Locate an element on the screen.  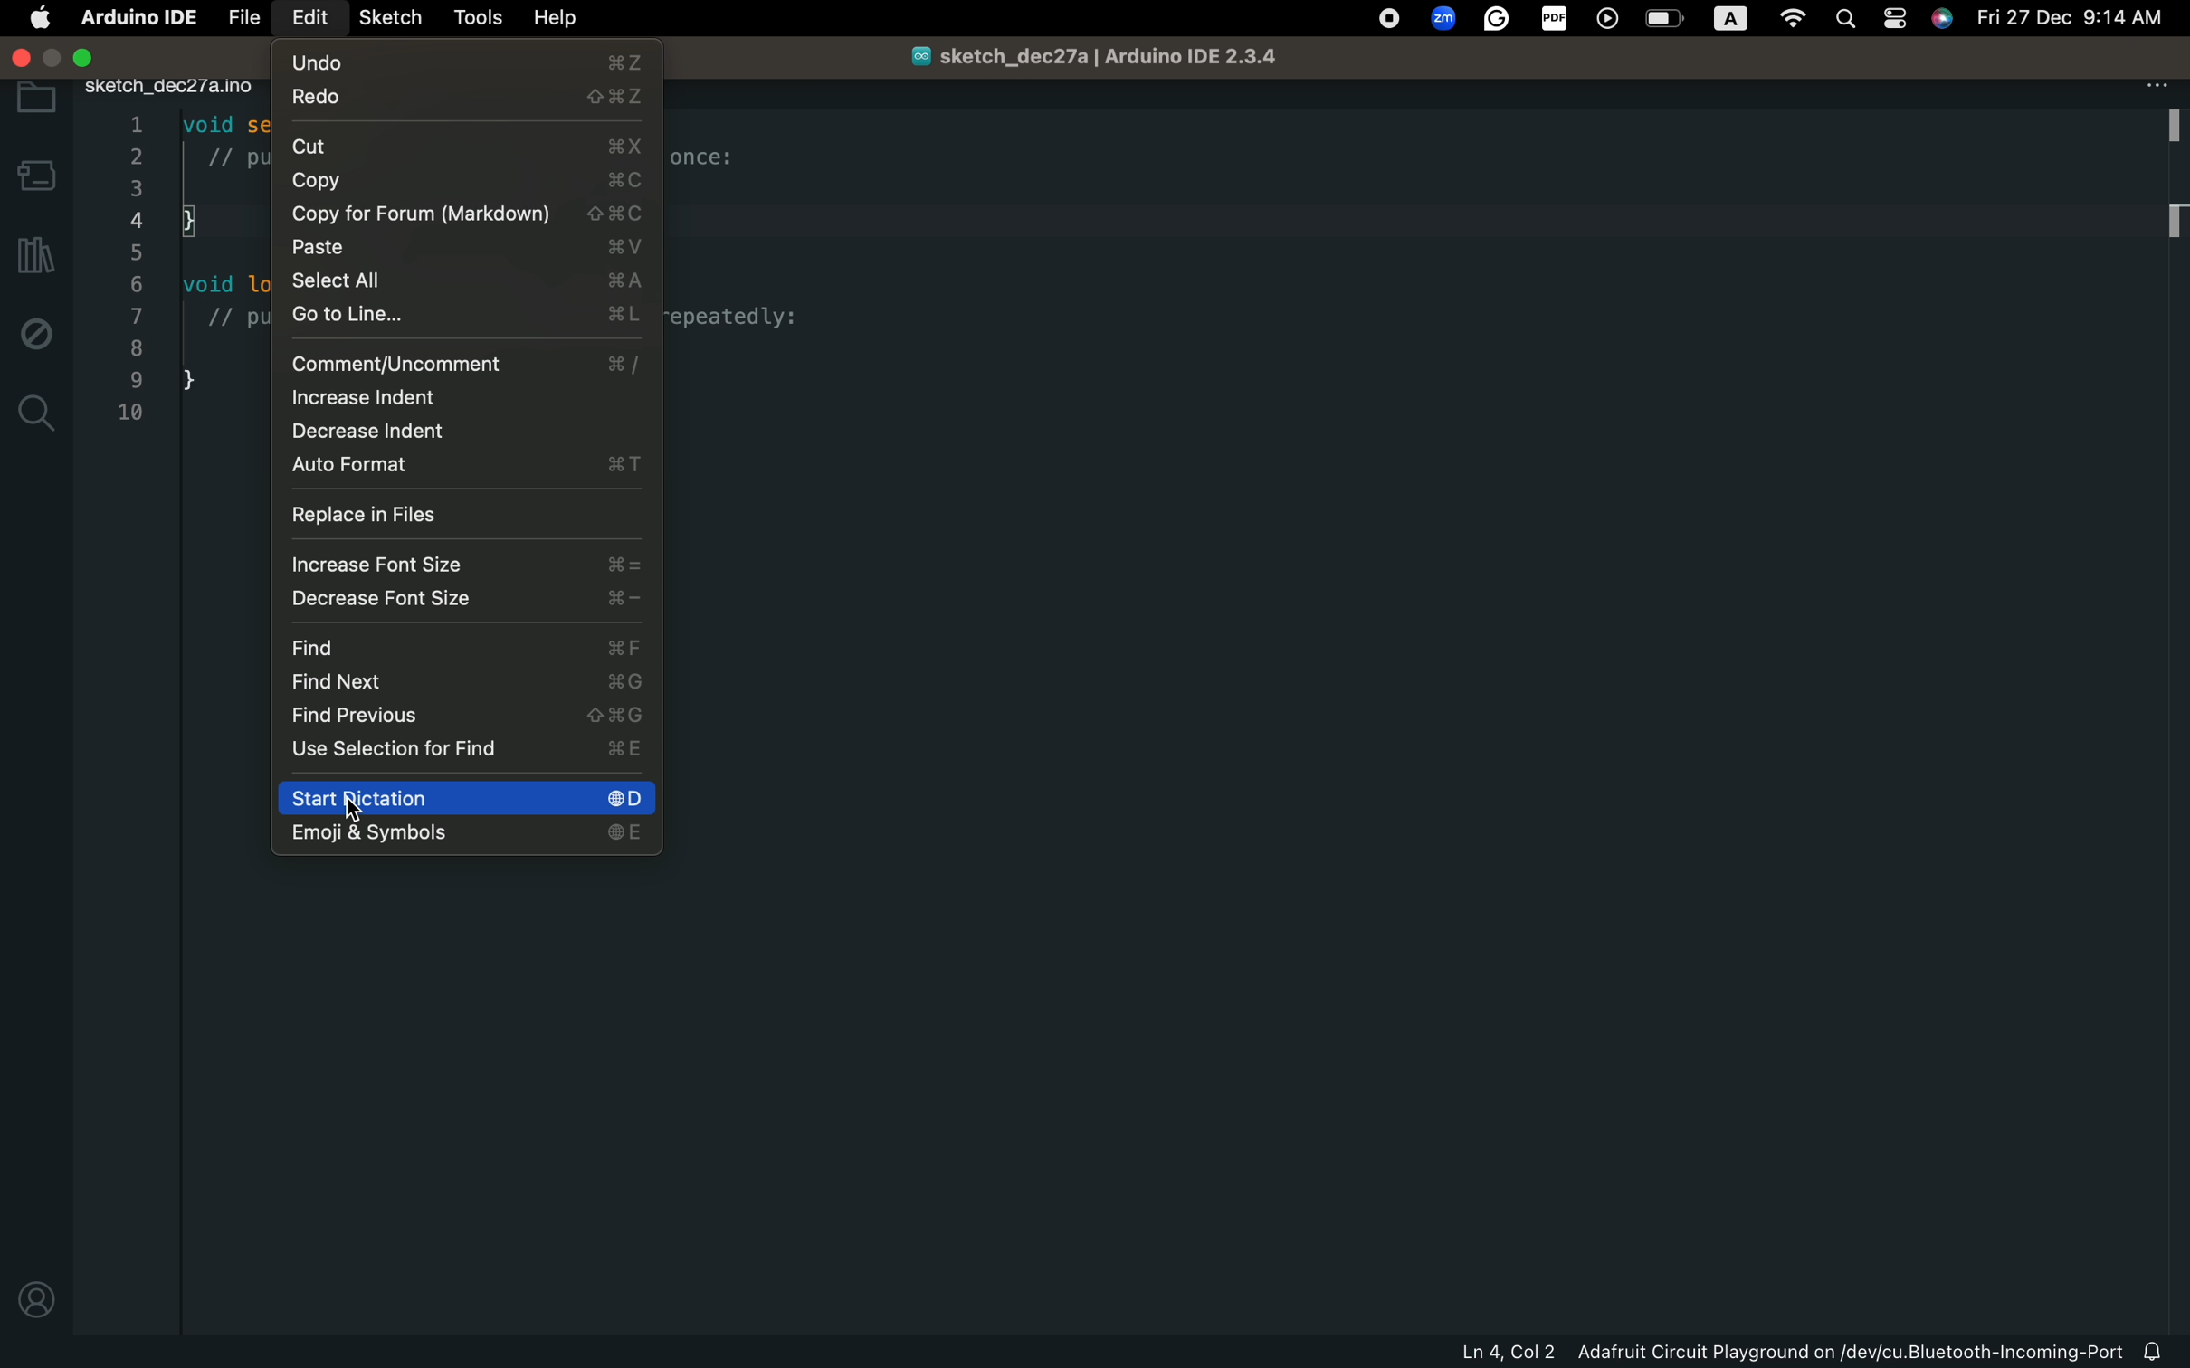
comment/uncomment is located at coordinates (466, 364).